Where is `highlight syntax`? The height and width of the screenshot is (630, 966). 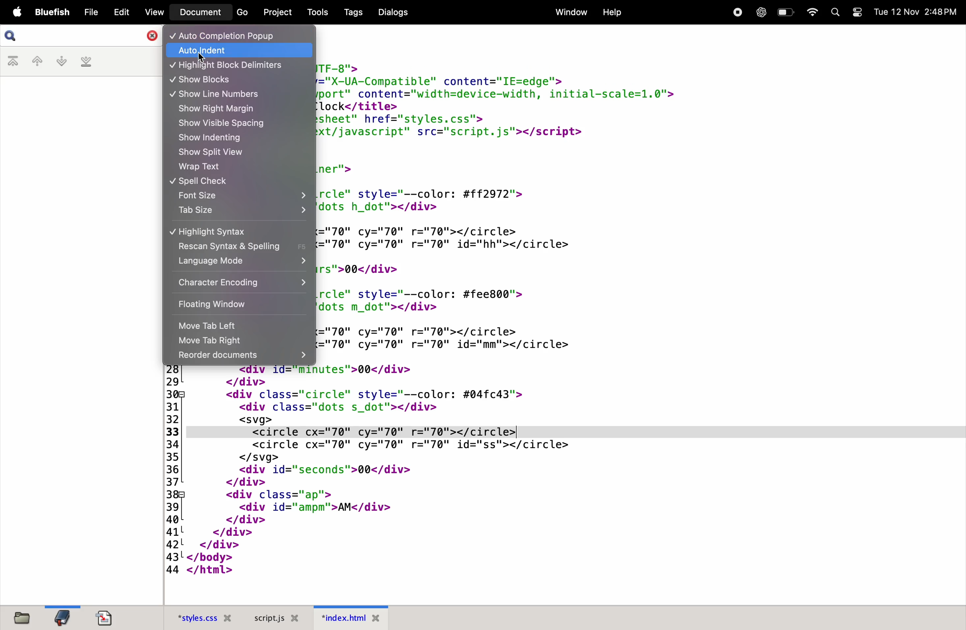 highlight syntax is located at coordinates (239, 231).